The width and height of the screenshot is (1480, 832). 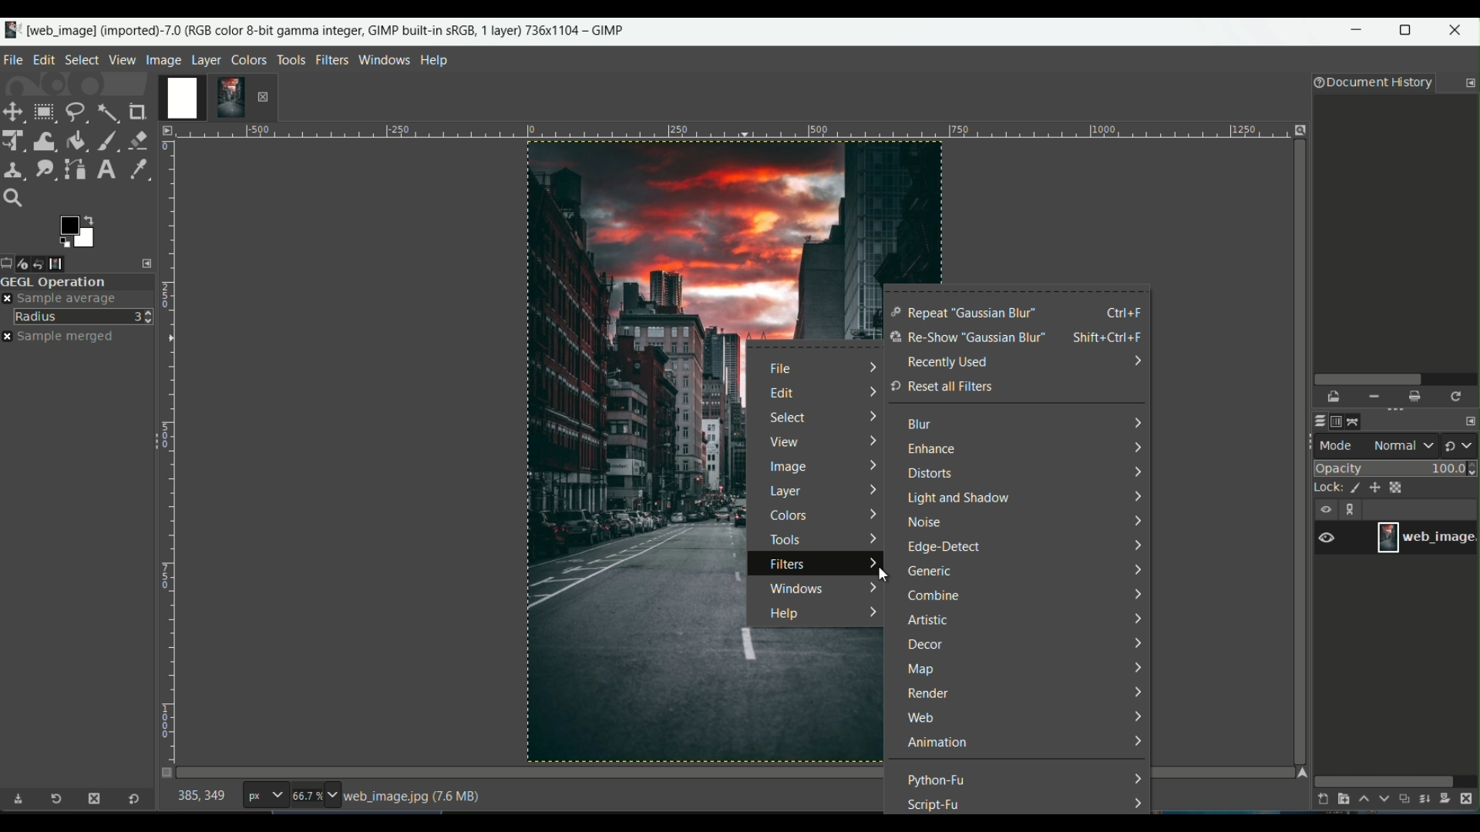 I want to click on color picker tool, so click(x=135, y=168).